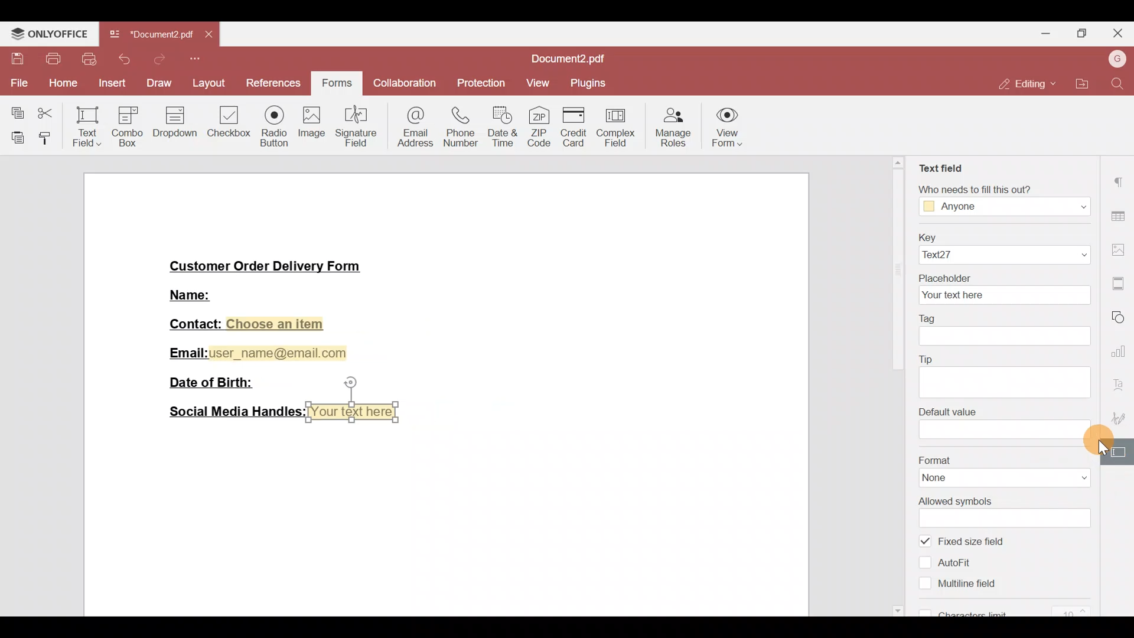  What do you see at coordinates (130, 125) in the screenshot?
I see `Combo box` at bounding box center [130, 125].